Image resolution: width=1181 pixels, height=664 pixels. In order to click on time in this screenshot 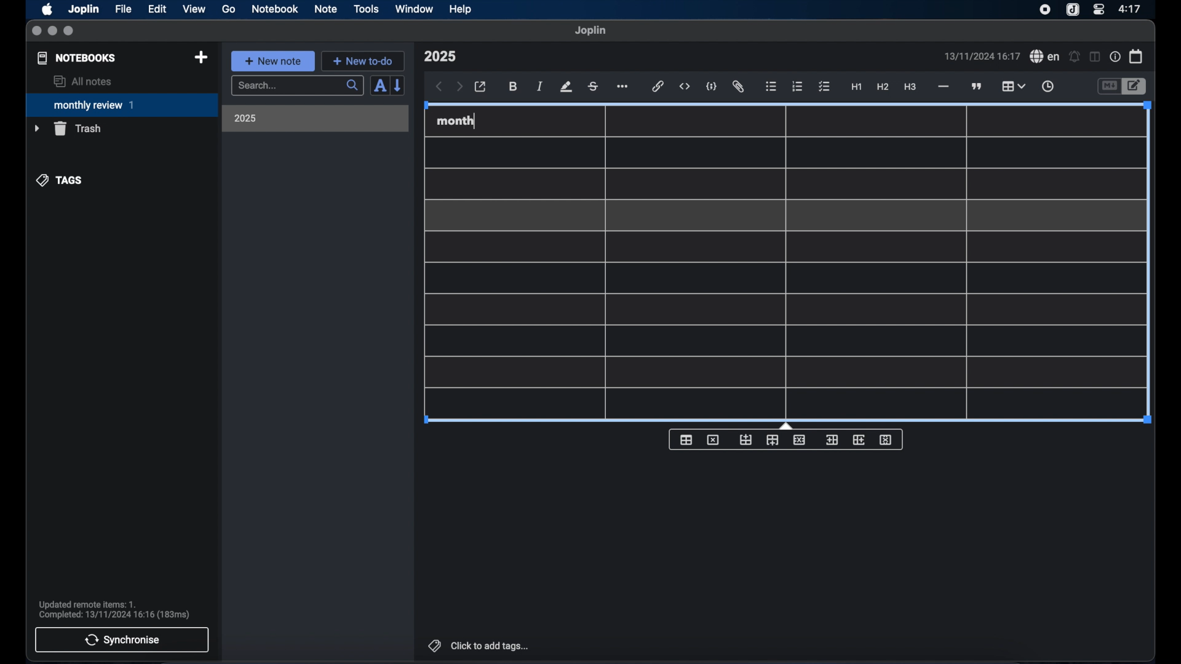, I will do `click(1131, 9)`.